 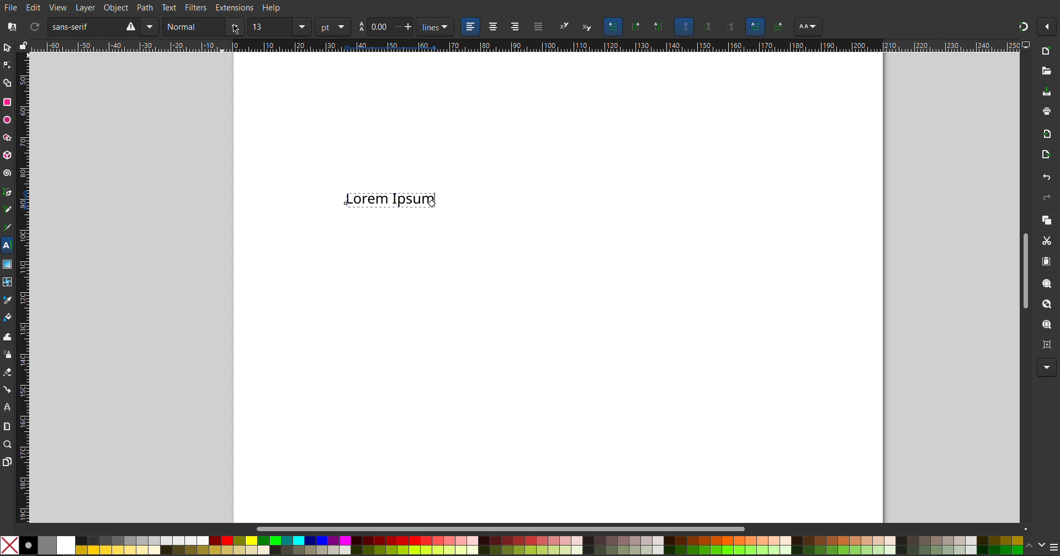 I want to click on Shape Builder Tool, so click(x=9, y=83).